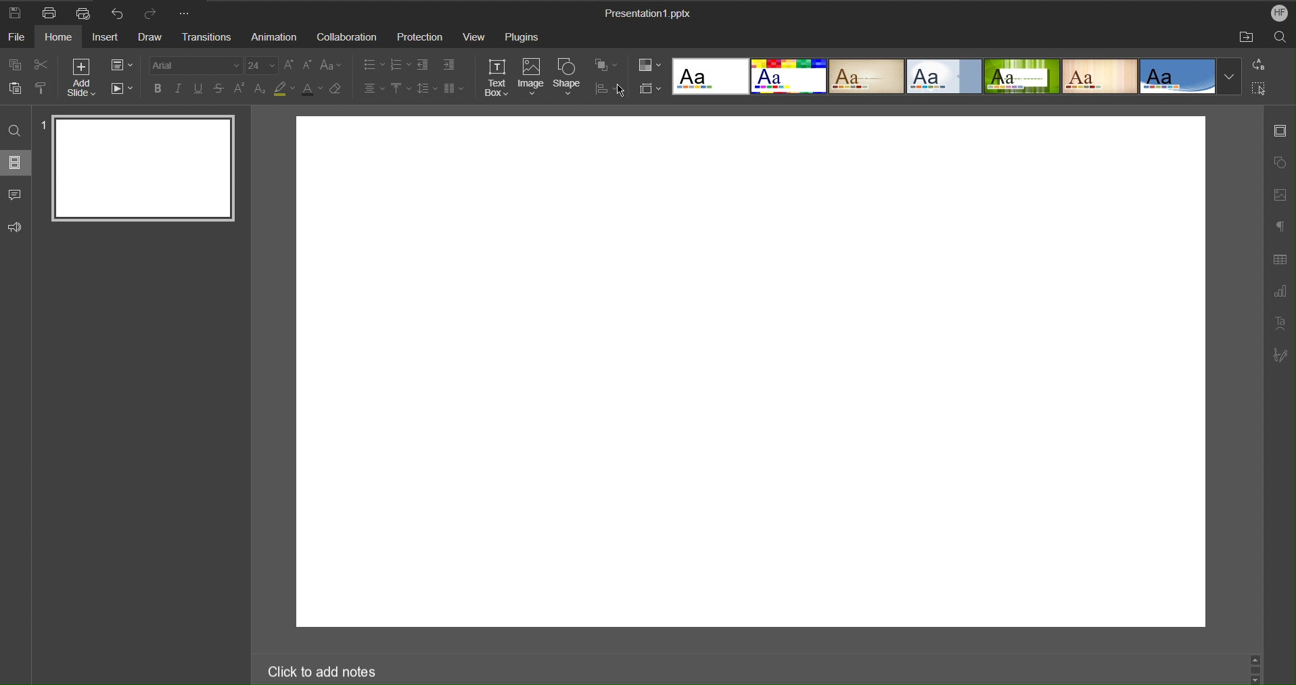  What do you see at coordinates (448, 64) in the screenshot?
I see `Increase Indent` at bounding box center [448, 64].